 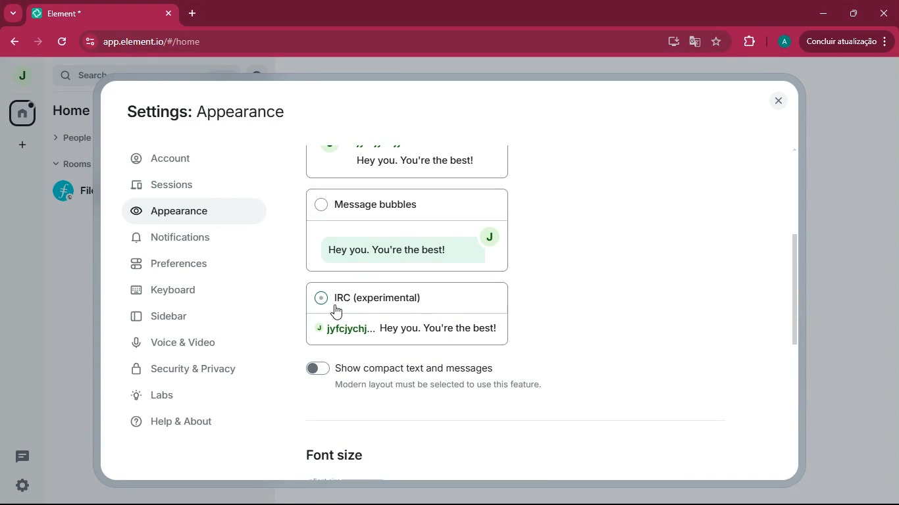 What do you see at coordinates (196, 320) in the screenshot?
I see `sidebar` at bounding box center [196, 320].